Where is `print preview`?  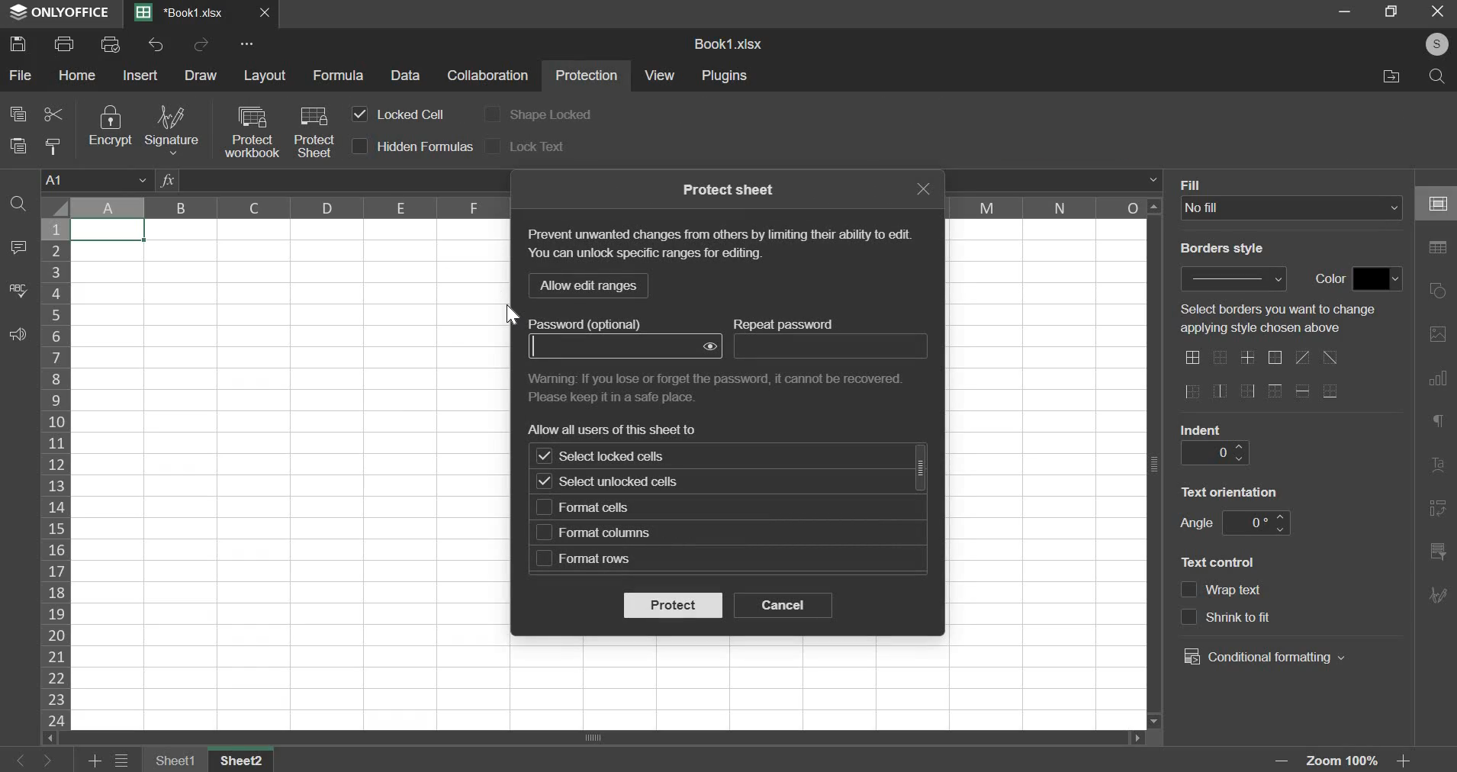 print preview is located at coordinates (109, 43).